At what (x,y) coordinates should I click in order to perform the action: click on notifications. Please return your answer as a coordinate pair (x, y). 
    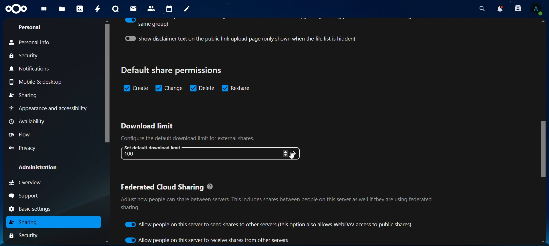
    Looking at the image, I should click on (500, 9).